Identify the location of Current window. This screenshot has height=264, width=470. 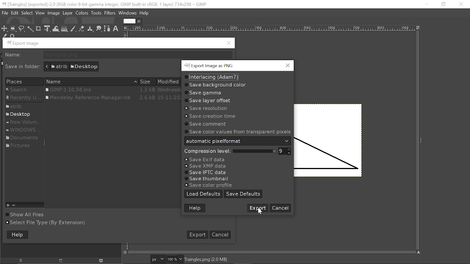
(105, 4).